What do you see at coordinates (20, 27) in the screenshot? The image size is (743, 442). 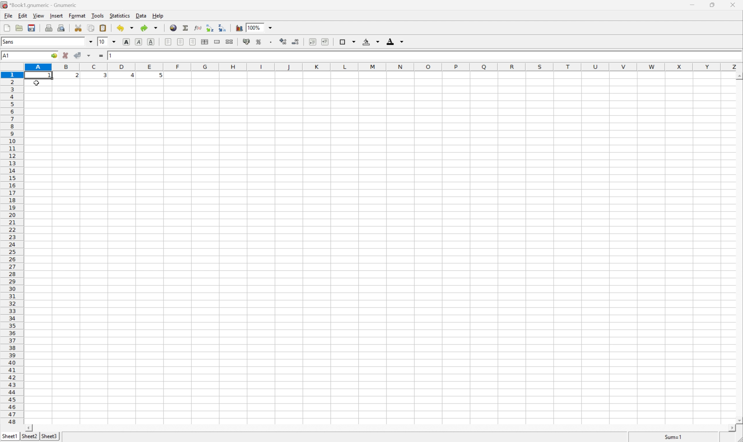 I see `open file` at bounding box center [20, 27].